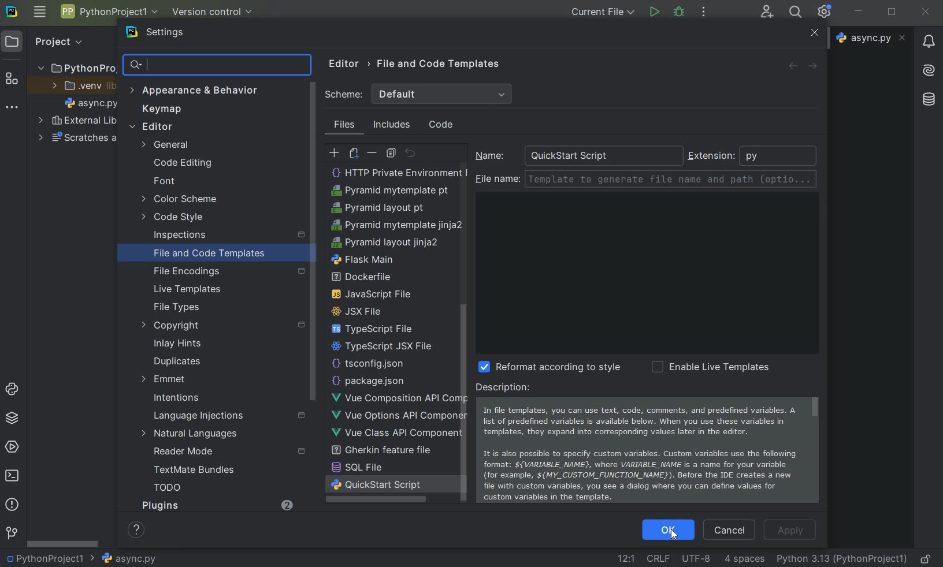 Image resolution: width=943 pixels, height=567 pixels. I want to click on File Encoding, so click(697, 558).